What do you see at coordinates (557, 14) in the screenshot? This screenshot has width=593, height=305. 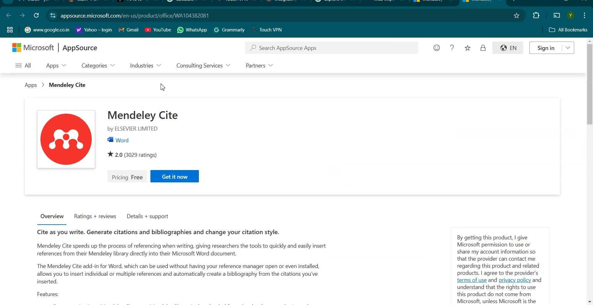 I see `Display on another screen` at bounding box center [557, 14].